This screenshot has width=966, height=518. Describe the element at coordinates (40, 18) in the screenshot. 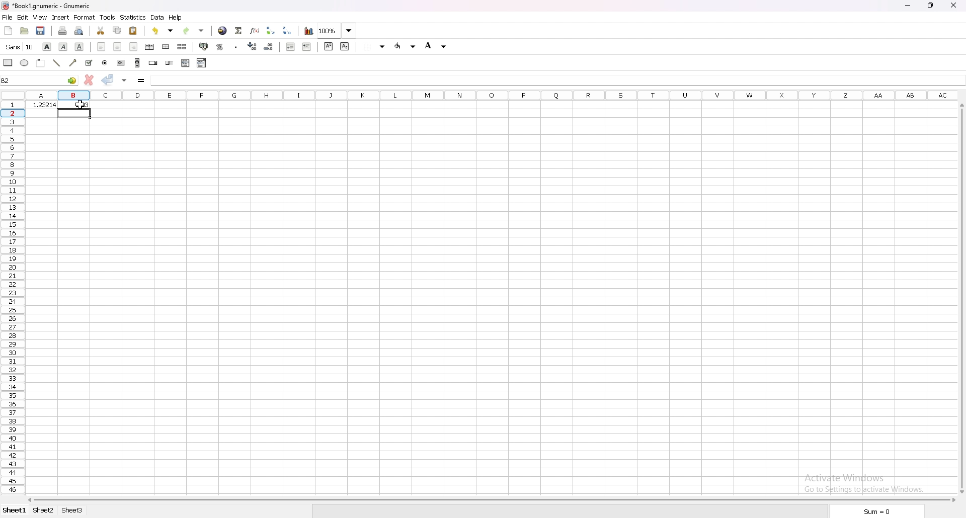

I see `view` at that location.